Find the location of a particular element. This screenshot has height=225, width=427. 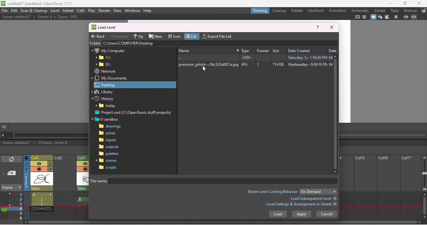

Cancel is located at coordinates (327, 214).